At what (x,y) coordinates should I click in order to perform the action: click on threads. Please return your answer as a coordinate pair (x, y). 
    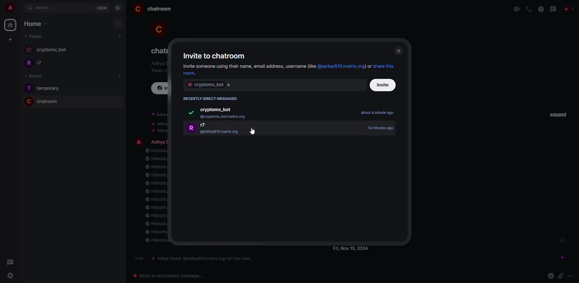
    Looking at the image, I should click on (9, 262).